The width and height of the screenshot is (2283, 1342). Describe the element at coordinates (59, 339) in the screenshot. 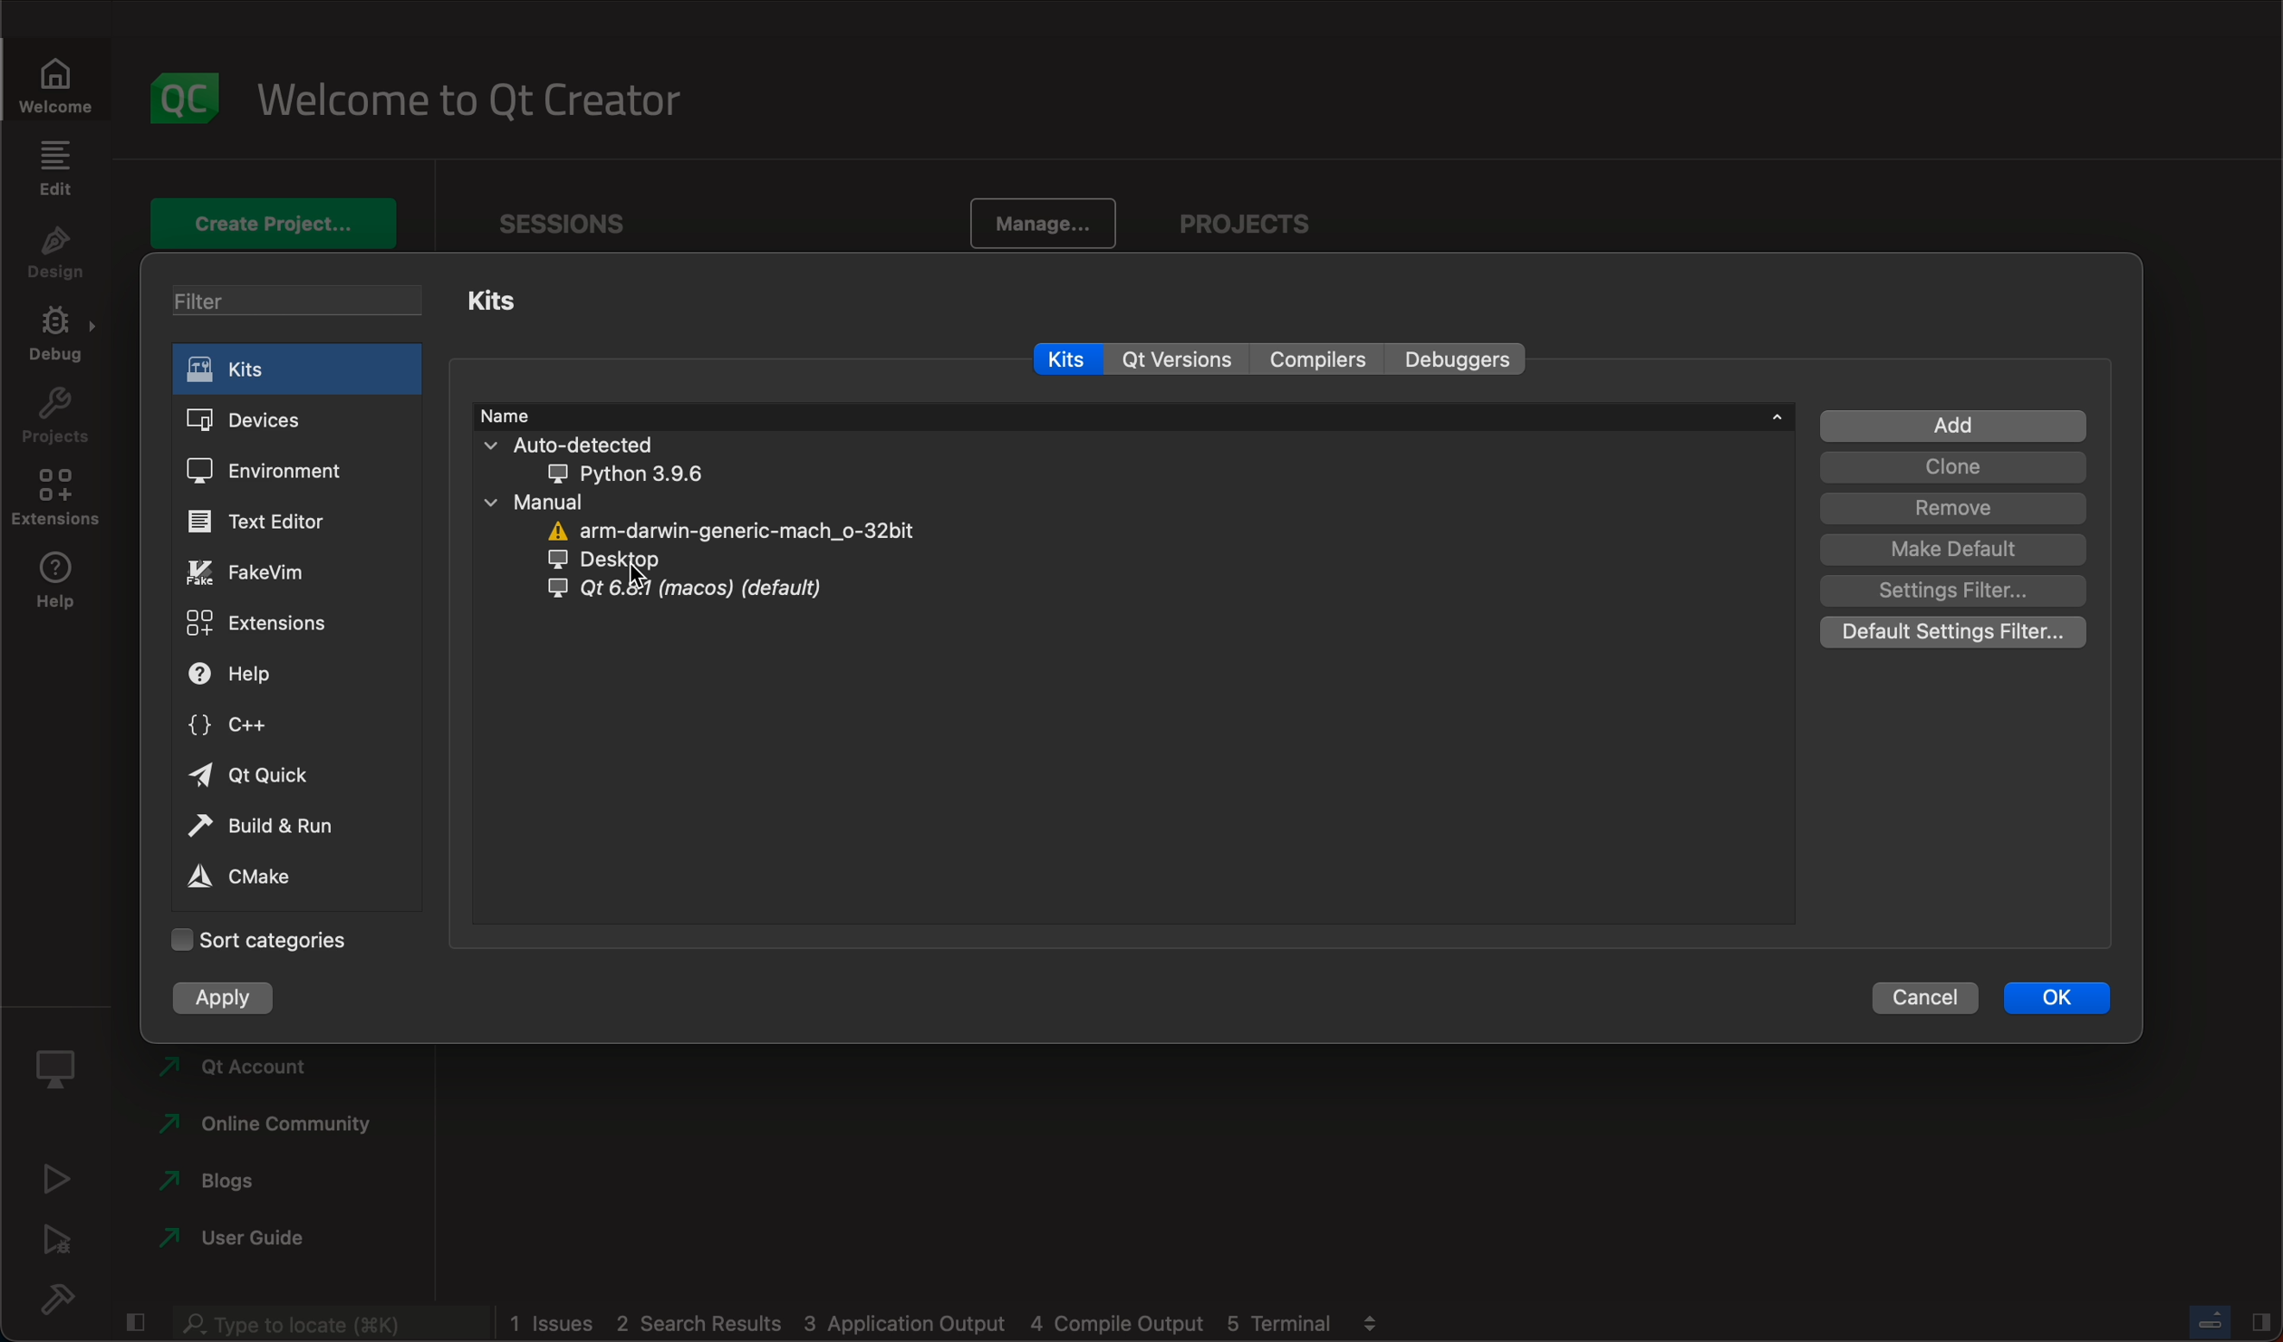

I see `debug` at that location.